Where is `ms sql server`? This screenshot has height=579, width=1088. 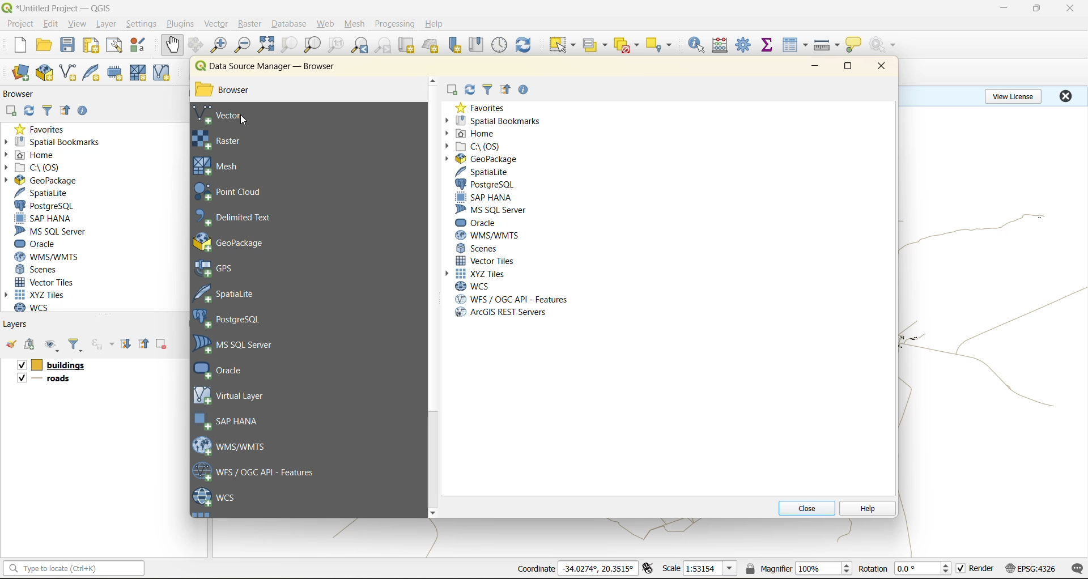
ms sql server is located at coordinates (493, 210).